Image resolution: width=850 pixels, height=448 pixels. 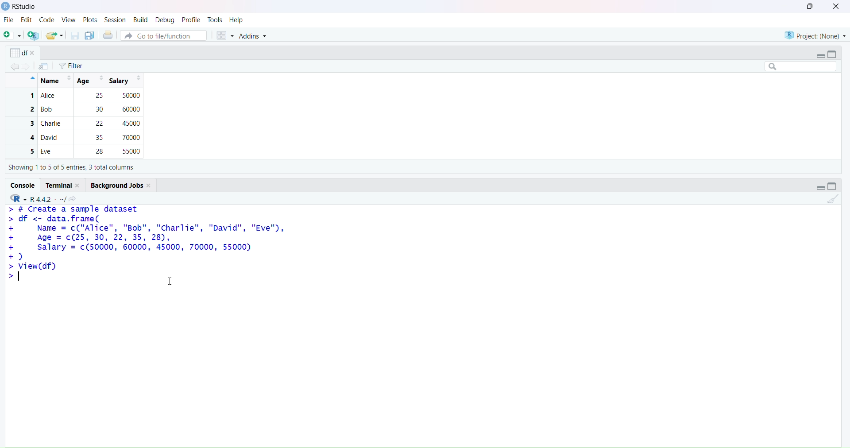 I want to click on search, so click(x=796, y=66).